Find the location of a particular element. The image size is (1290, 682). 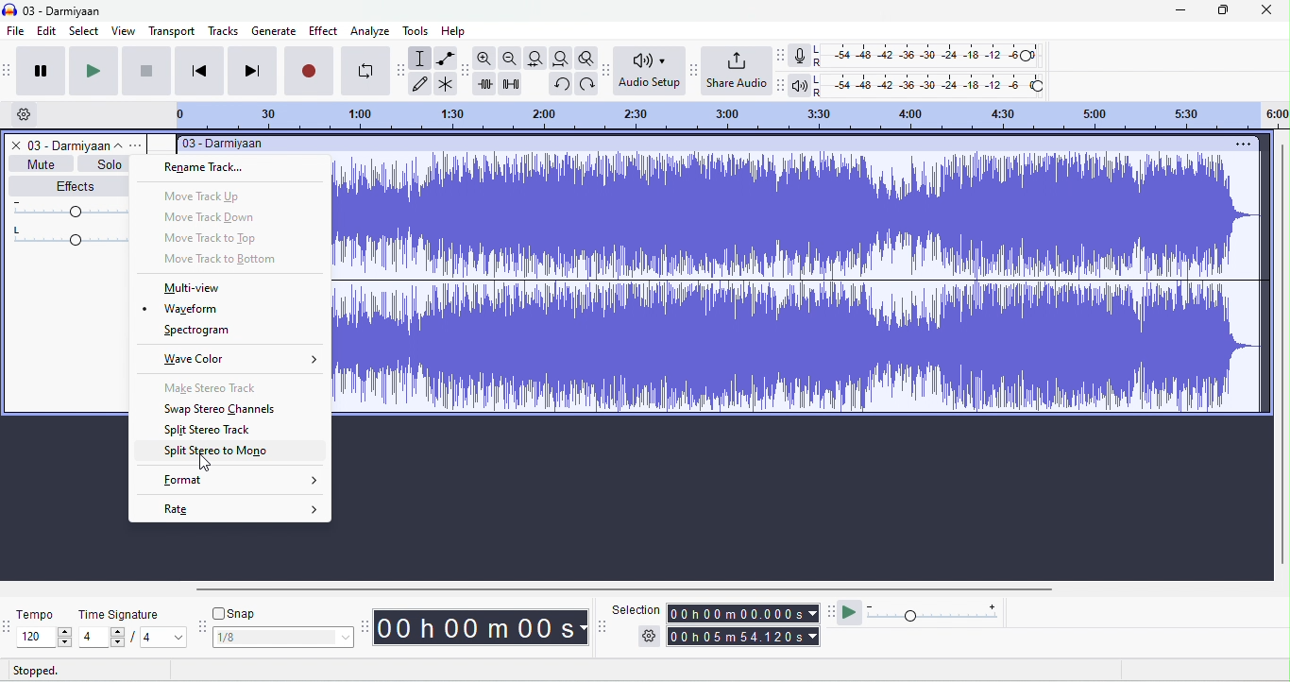

selection options is located at coordinates (649, 635).